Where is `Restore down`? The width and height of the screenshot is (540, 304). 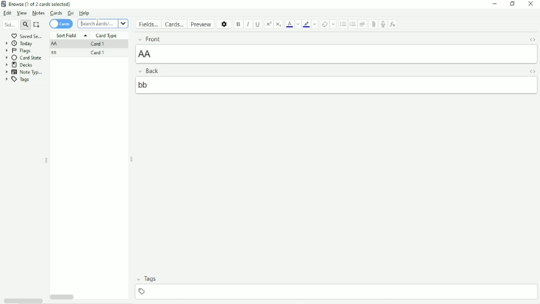 Restore down is located at coordinates (513, 4).